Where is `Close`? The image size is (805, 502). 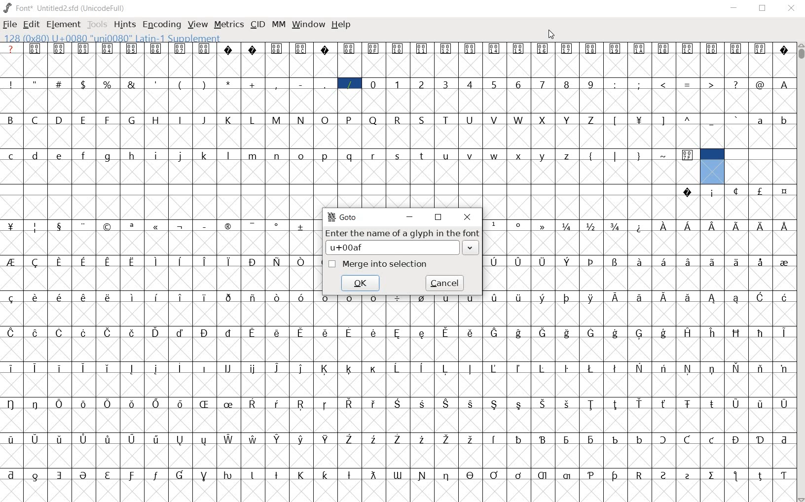 Close is located at coordinates (791, 8).